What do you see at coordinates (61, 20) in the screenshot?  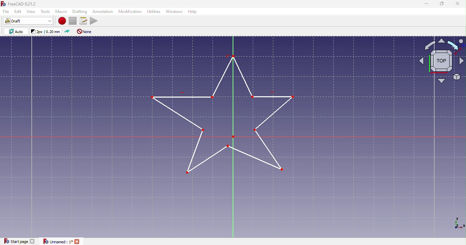 I see `Macro recording` at bounding box center [61, 20].